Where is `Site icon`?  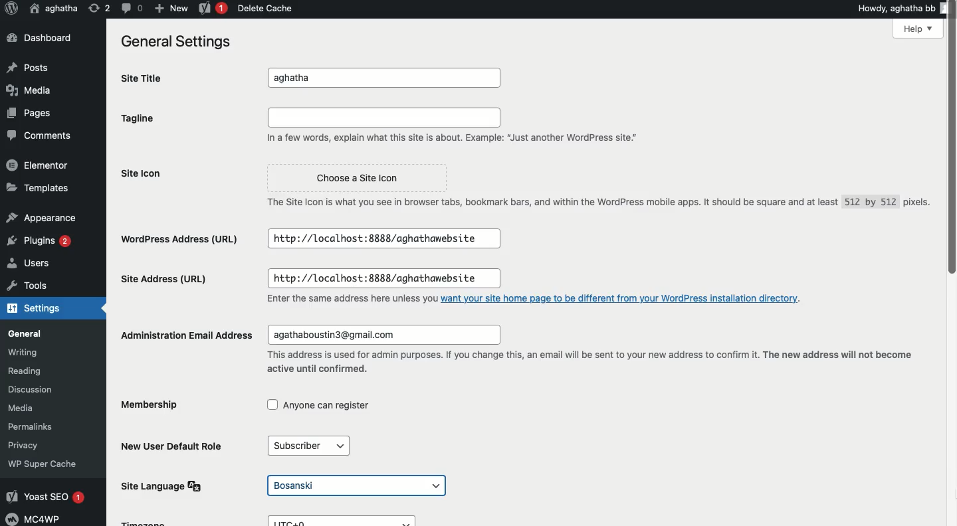
Site icon is located at coordinates (146, 173).